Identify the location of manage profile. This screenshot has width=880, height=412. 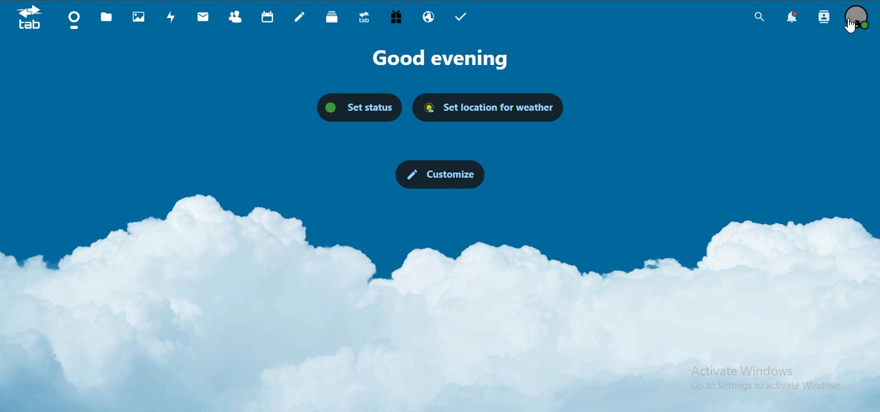
(858, 18).